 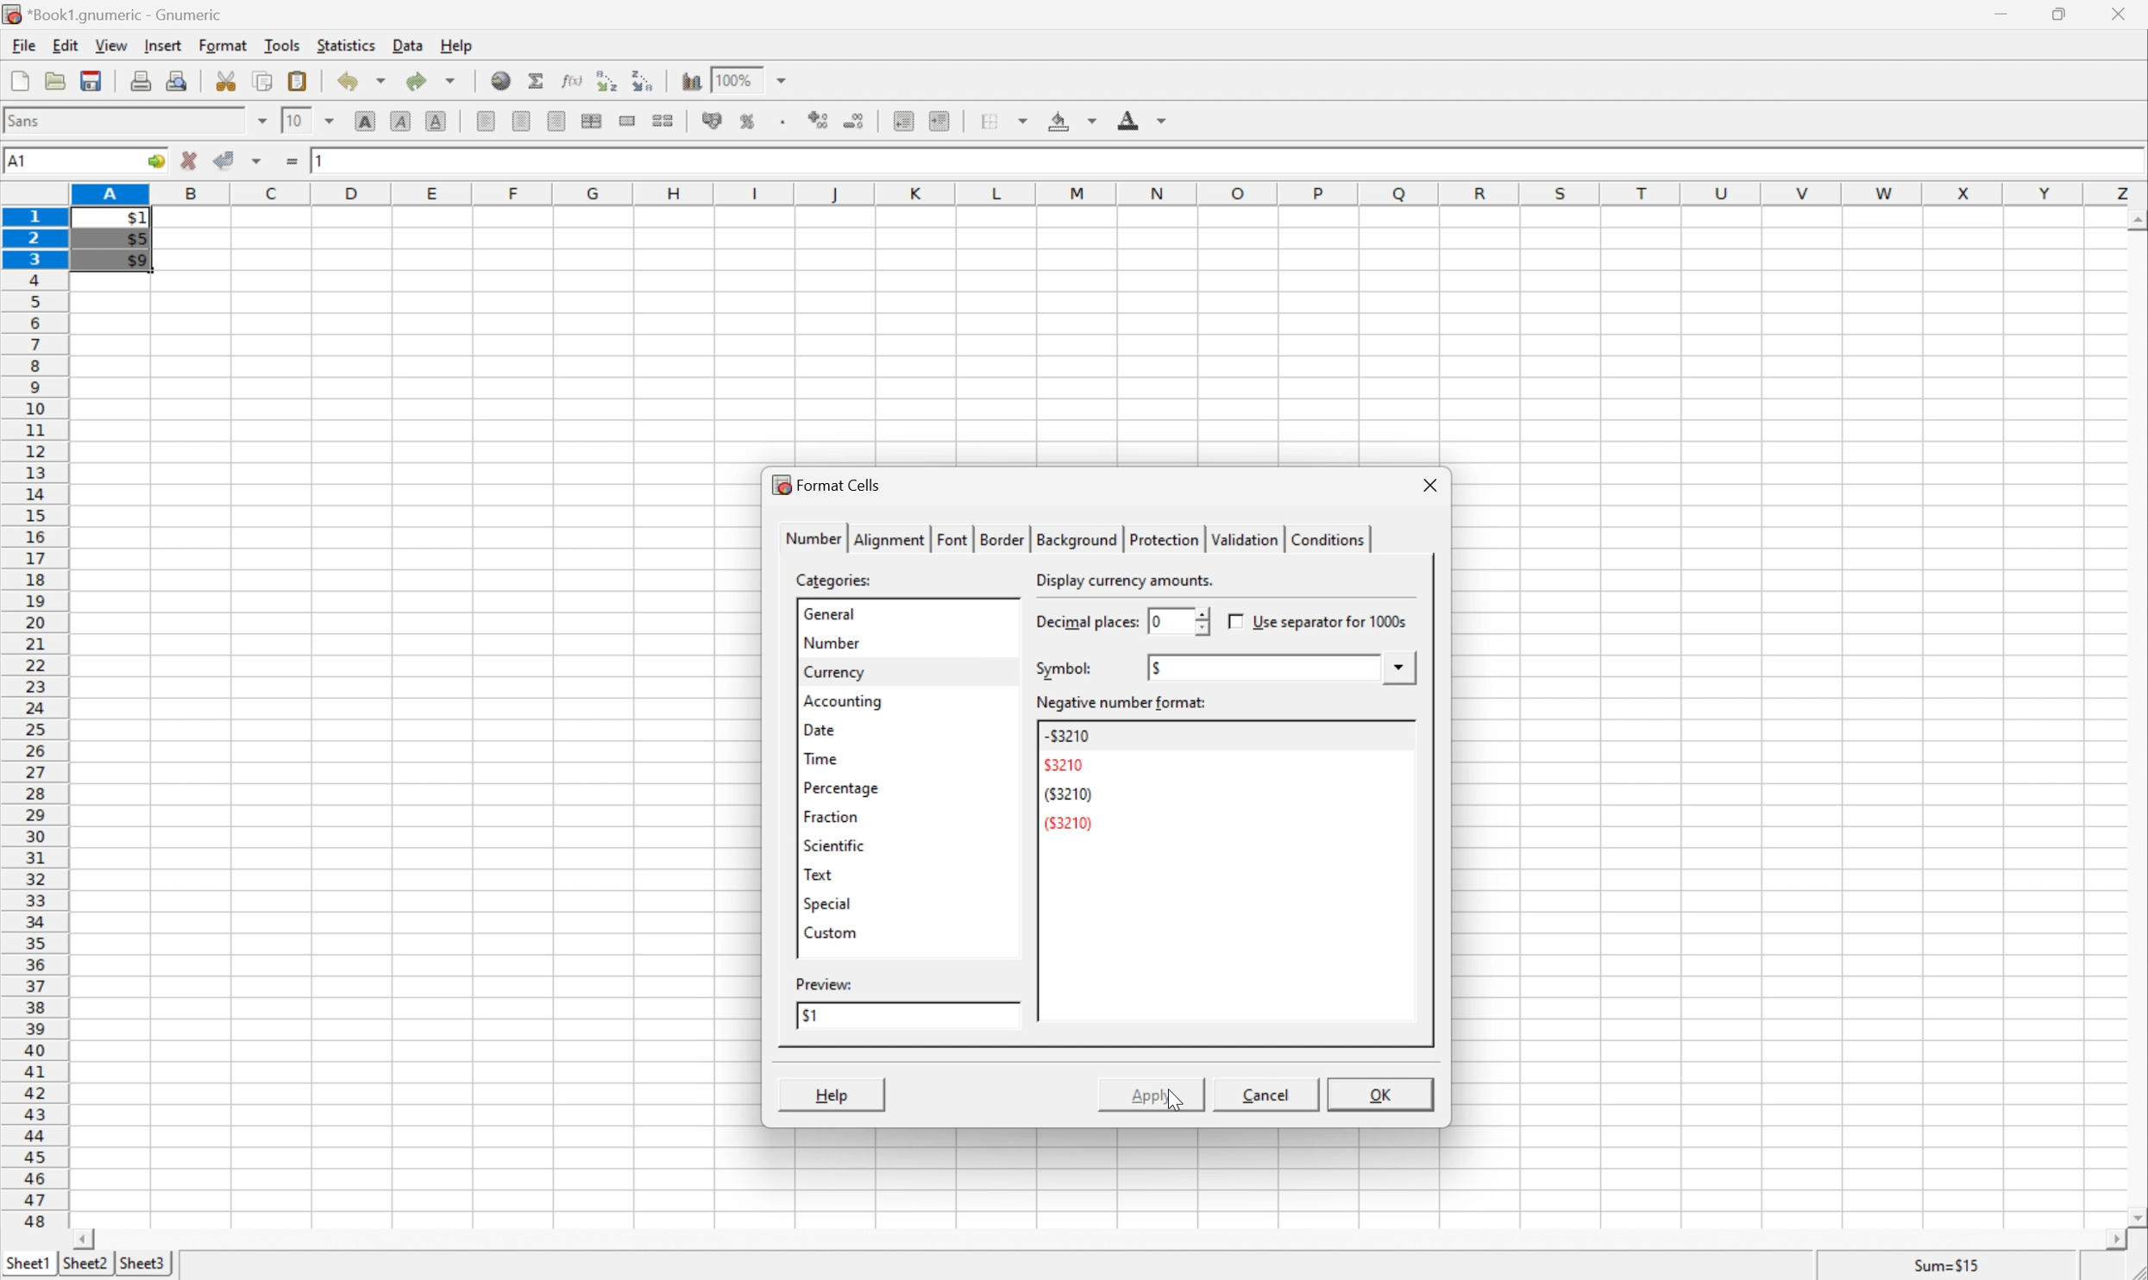 What do you see at coordinates (21, 77) in the screenshot?
I see `new` at bounding box center [21, 77].